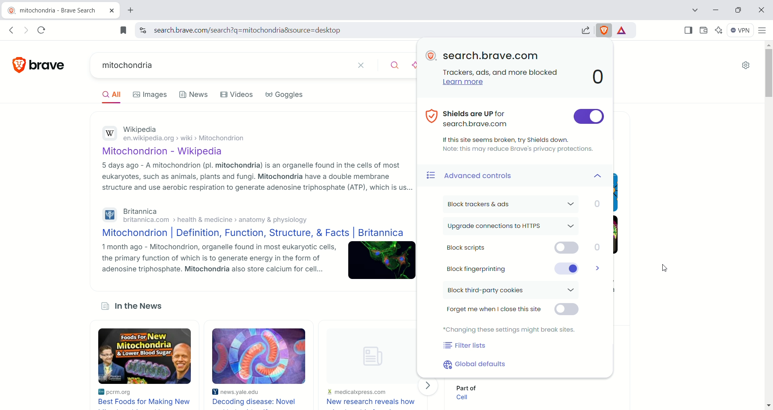 This screenshot has height=410, width=773. Describe the element at coordinates (143, 29) in the screenshot. I see `view site information` at that location.